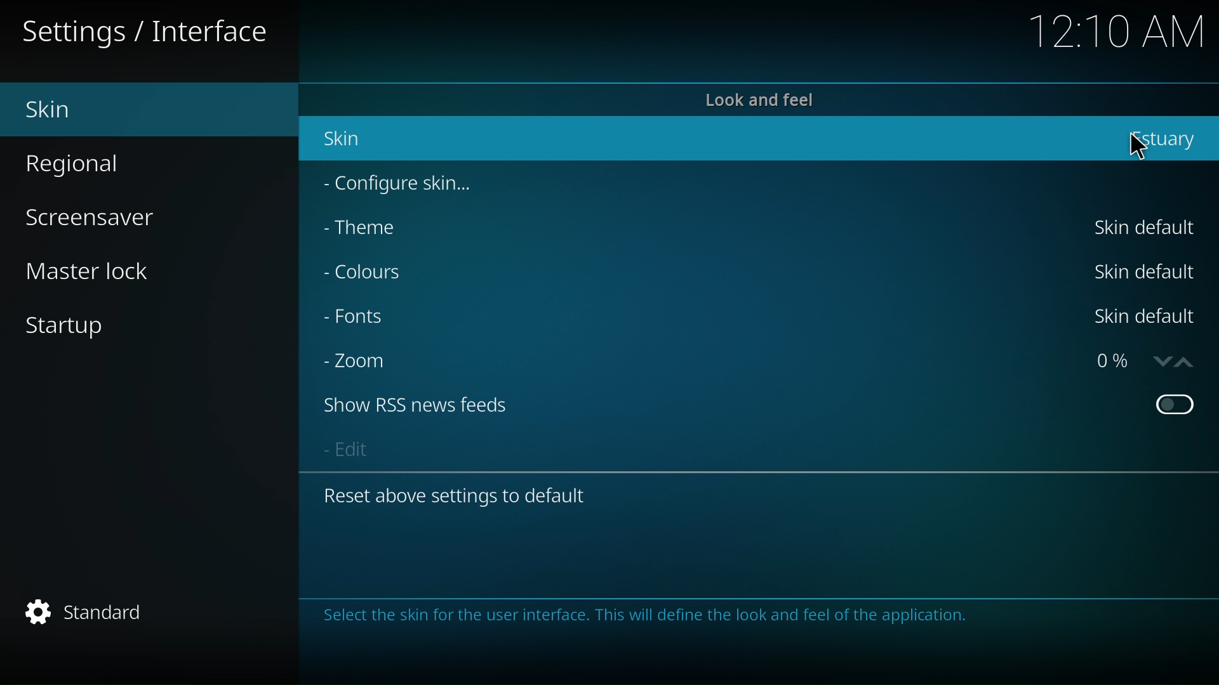 The width and height of the screenshot is (1219, 685). Describe the element at coordinates (1173, 403) in the screenshot. I see `on/off` at that location.